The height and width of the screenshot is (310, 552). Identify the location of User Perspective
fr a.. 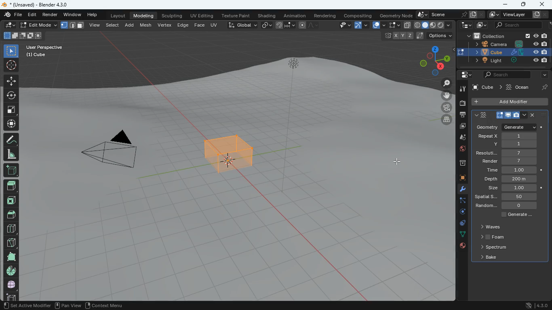
(44, 50).